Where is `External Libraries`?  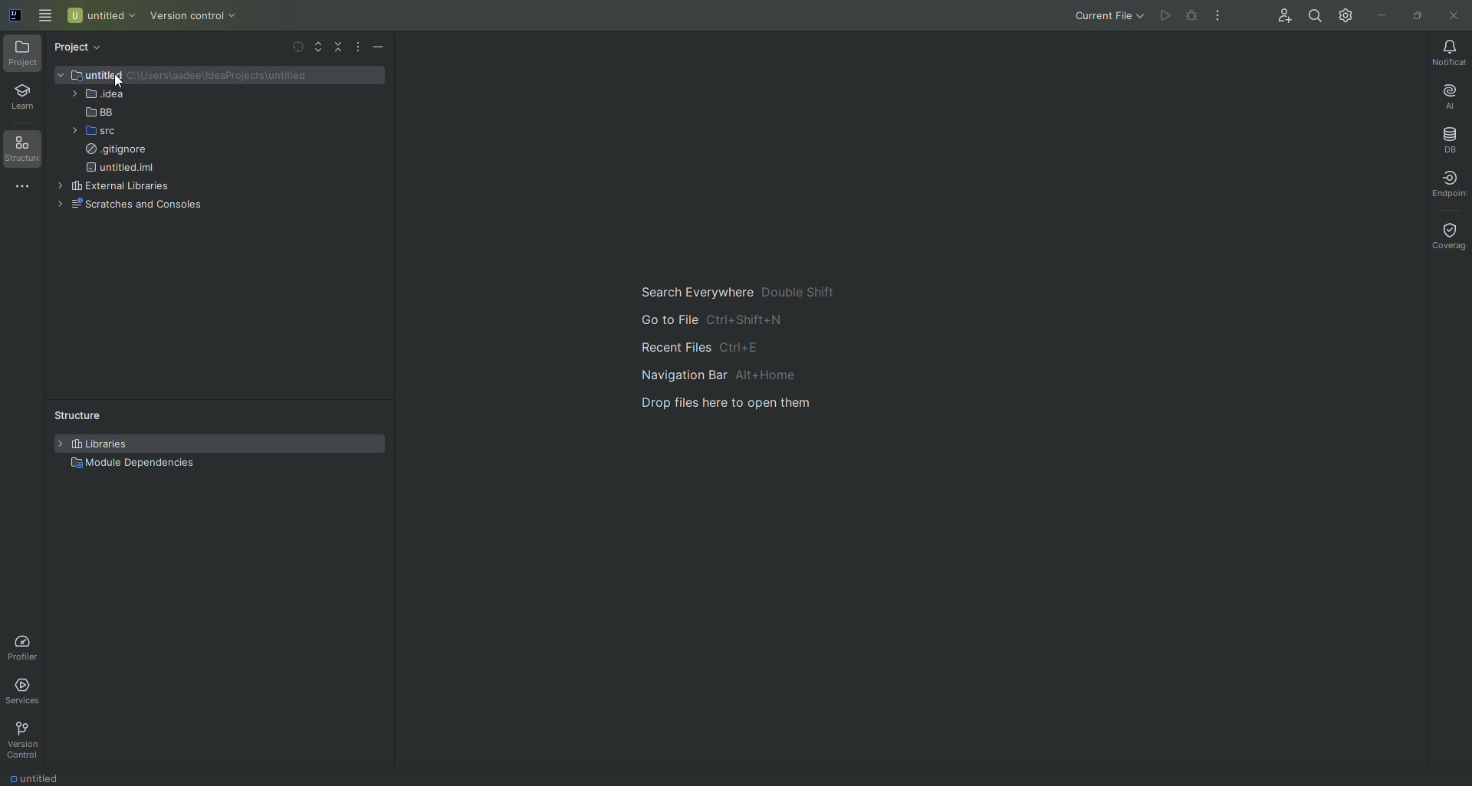
External Libraries is located at coordinates (112, 186).